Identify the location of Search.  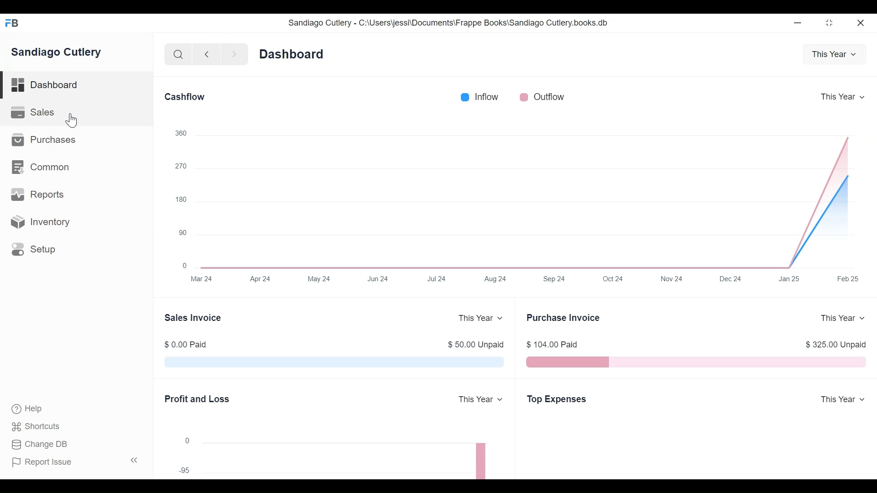
(176, 54).